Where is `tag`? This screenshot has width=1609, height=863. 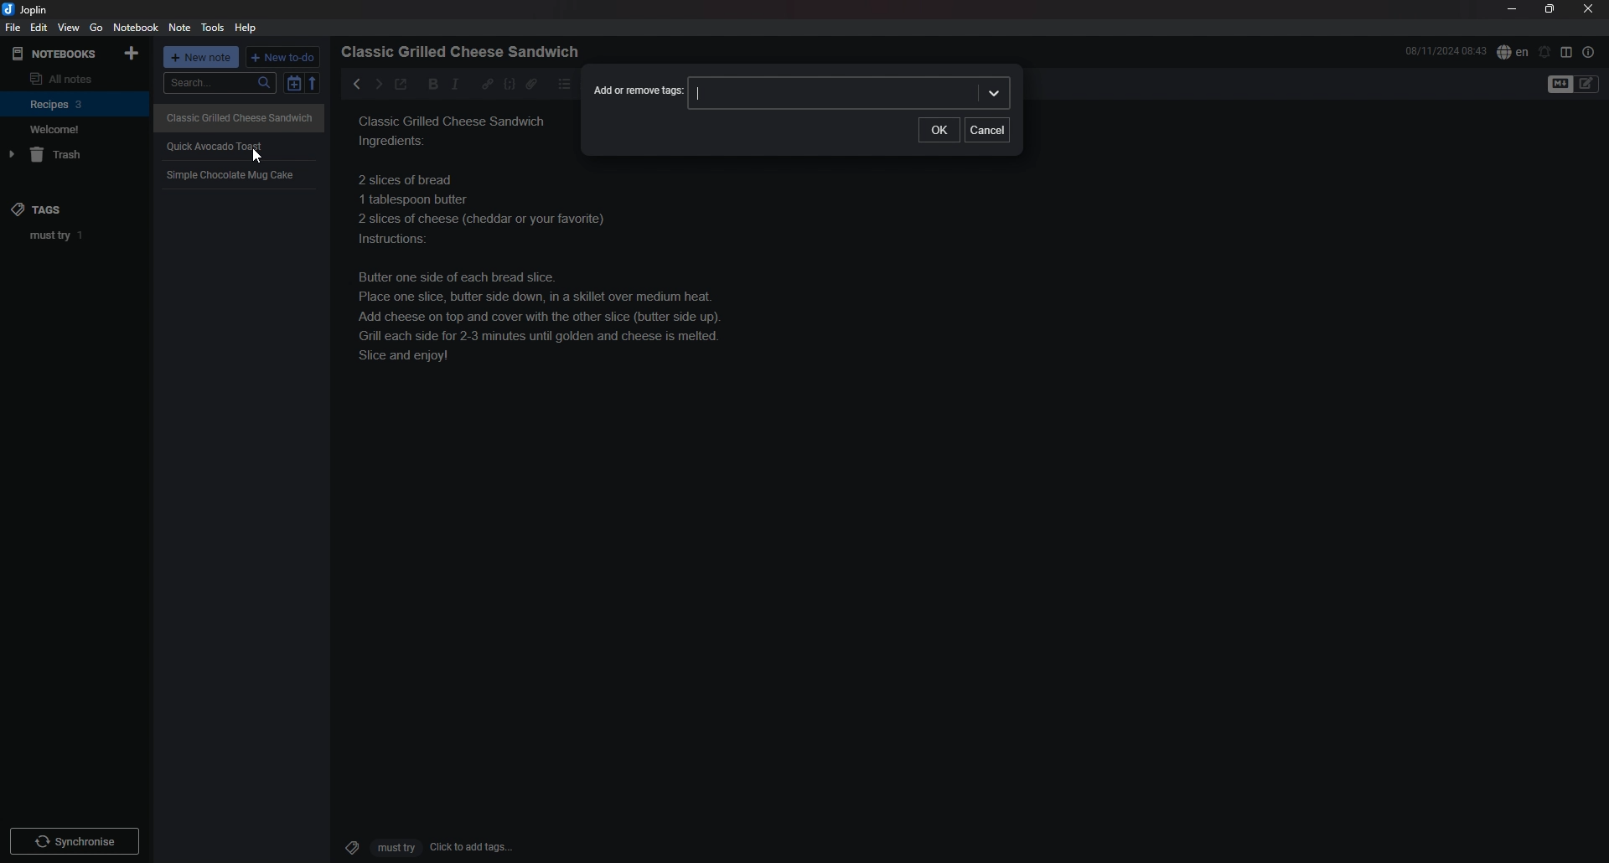
tag is located at coordinates (80, 235).